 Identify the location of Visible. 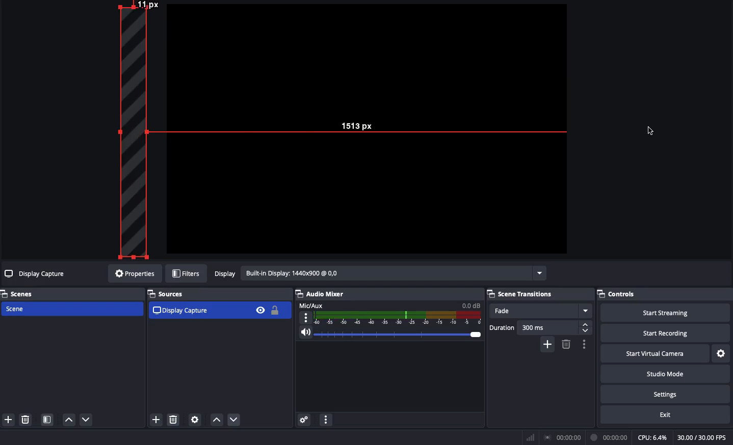
(260, 310).